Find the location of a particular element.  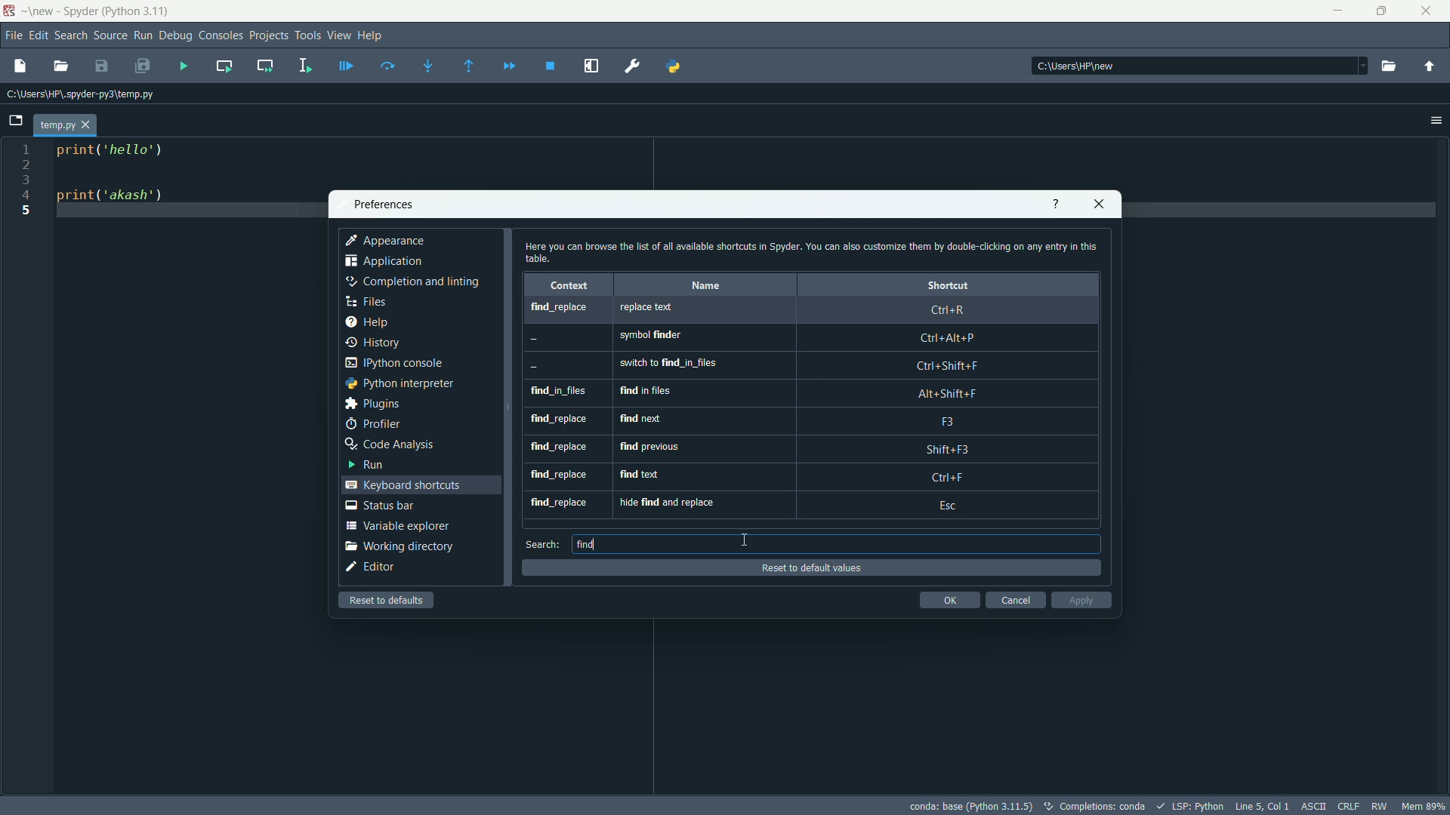

find_replace, find text, ctrl+f is located at coordinates (804, 478).